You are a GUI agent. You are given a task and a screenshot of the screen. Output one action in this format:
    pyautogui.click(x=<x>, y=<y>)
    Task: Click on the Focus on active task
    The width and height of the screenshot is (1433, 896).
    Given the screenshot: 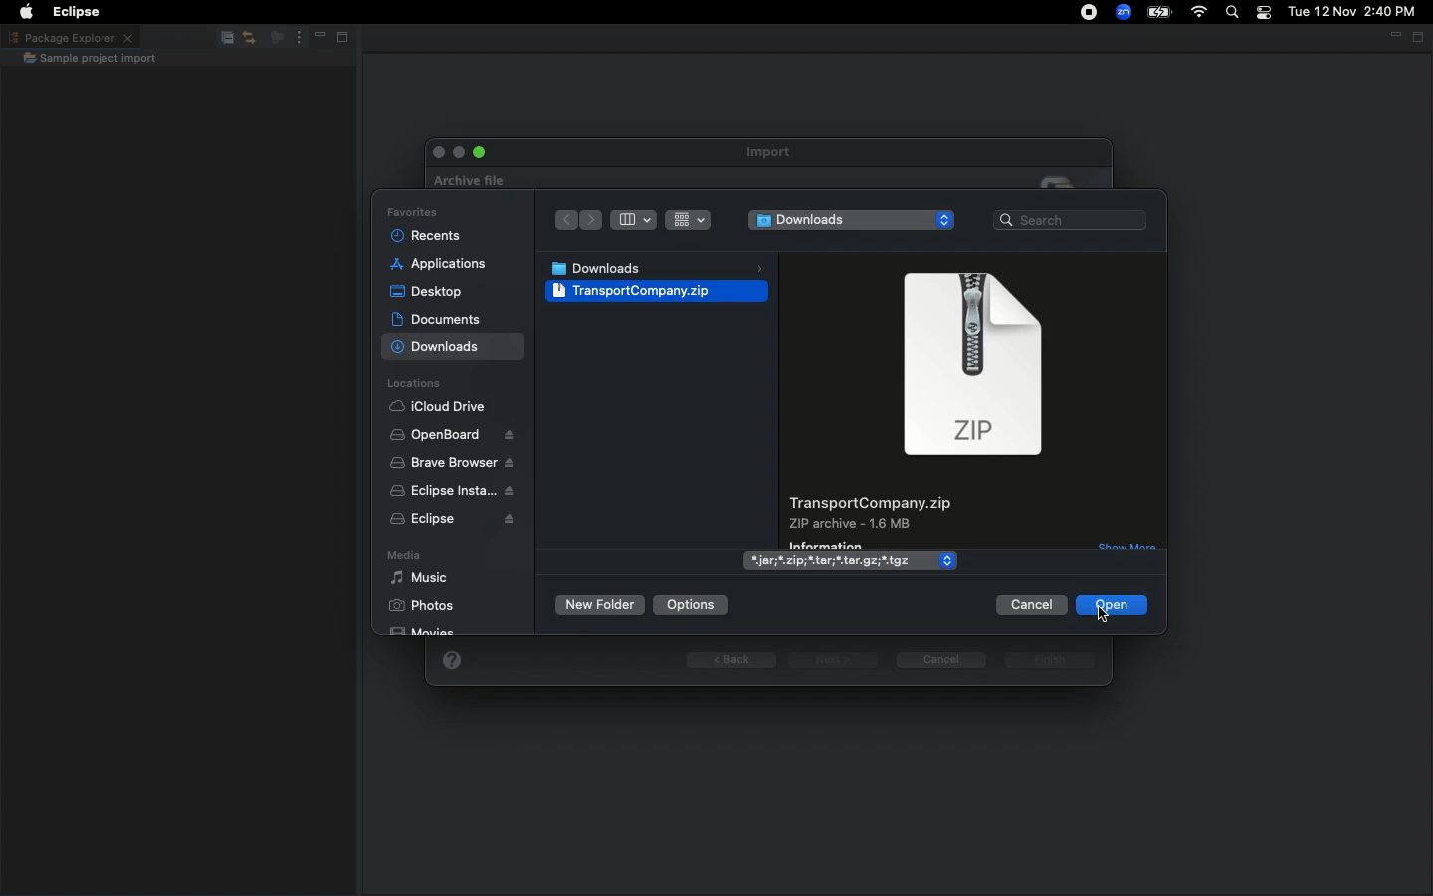 What is the action you would take?
    pyautogui.click(x=271, y=39)
    